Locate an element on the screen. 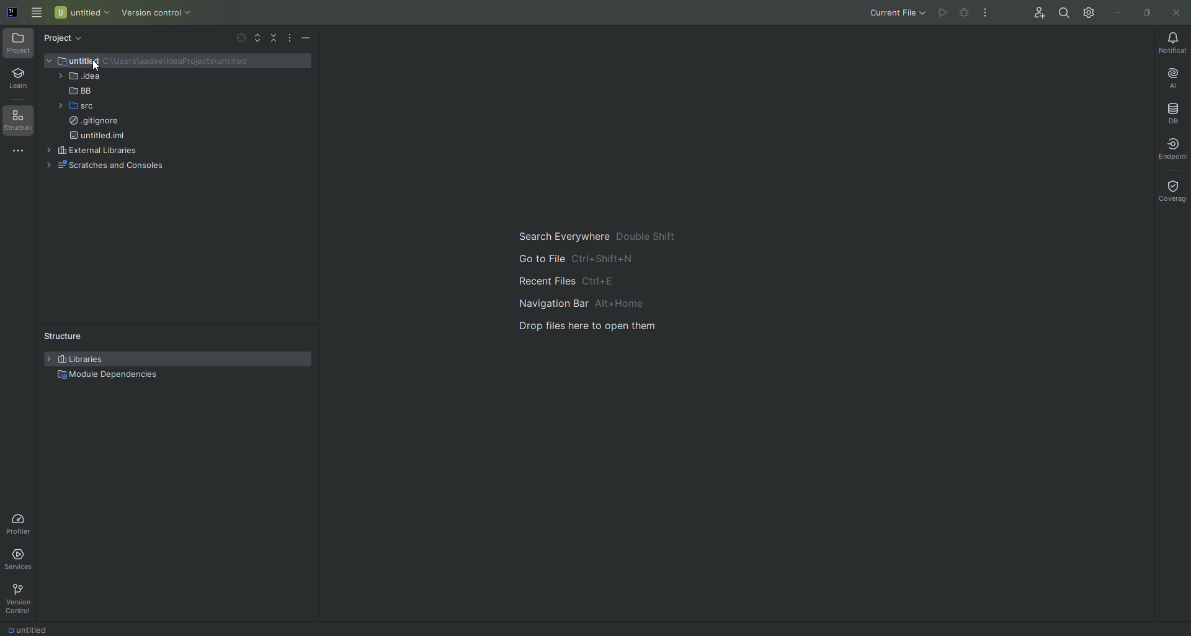 This screenshot has height=636, width=1191. Profiler is located at coordinates (20, 524).